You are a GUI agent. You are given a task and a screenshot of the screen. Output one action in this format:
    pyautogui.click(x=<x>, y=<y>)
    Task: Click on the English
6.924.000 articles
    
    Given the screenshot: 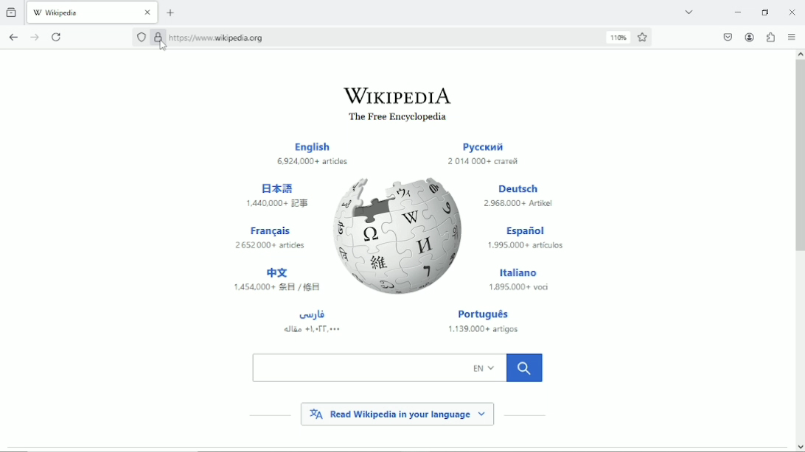 What is the action you would take?
    pyautogui.click(x=315, y=155)
    